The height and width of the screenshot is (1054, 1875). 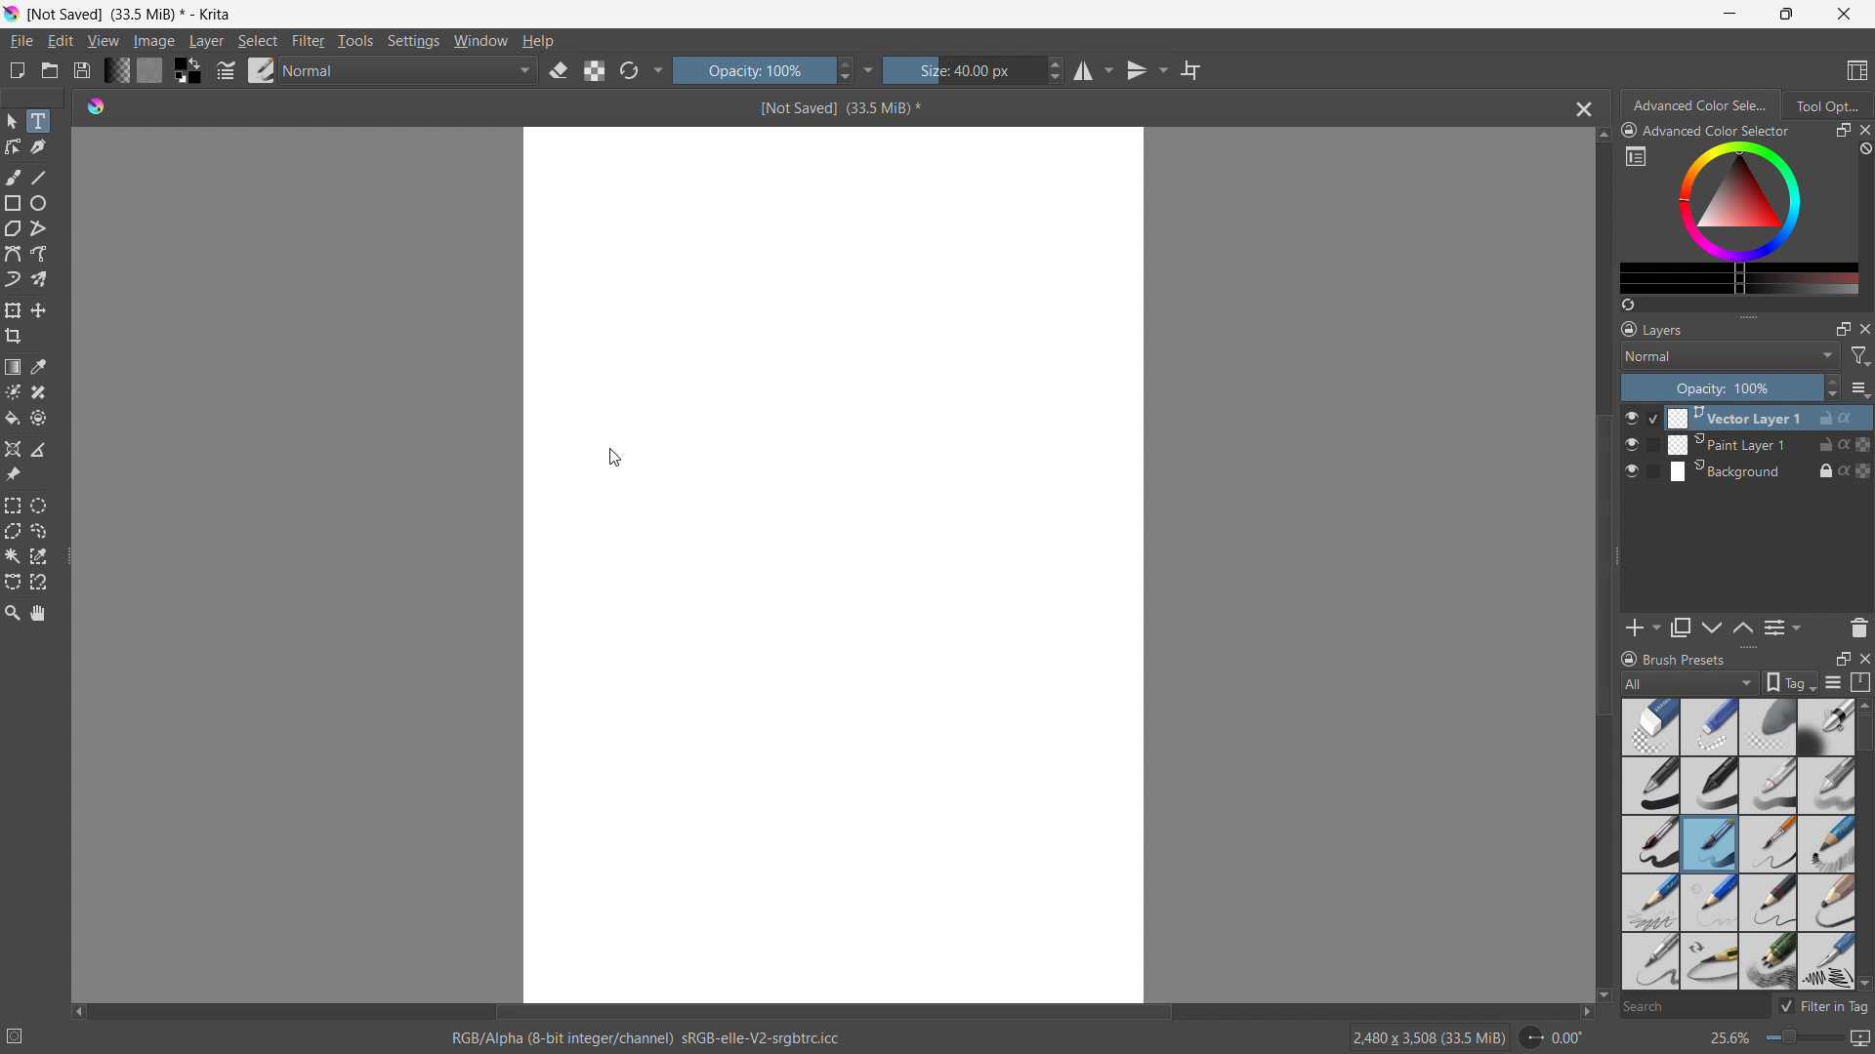 I want to click on magnetic curve selection tool, so click(x=39, y=583).